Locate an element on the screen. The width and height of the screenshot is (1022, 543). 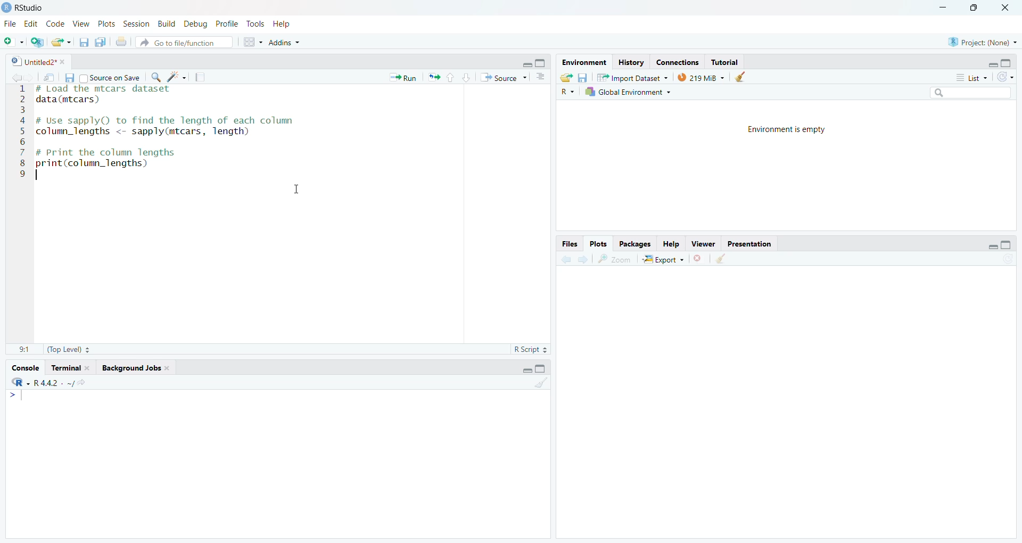
Profile is located at coordinates (228, 23).